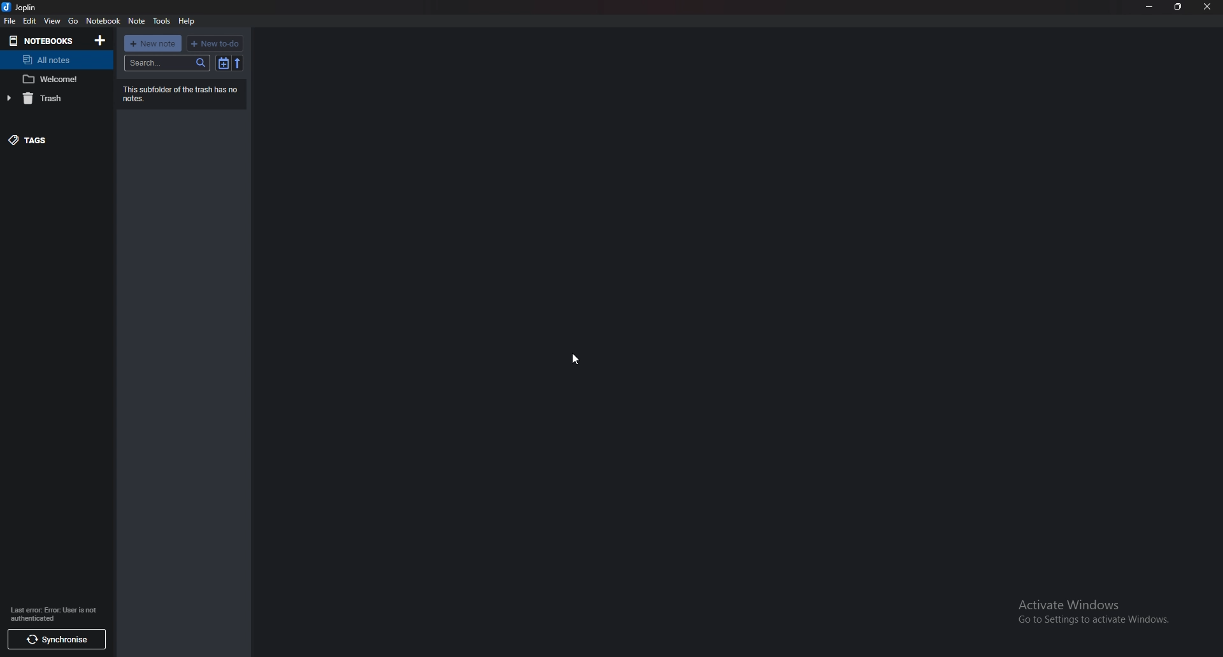 This screenshot has height=657, width=1223. Describe the element at coordinates (575, 360) in the screenshot. I see `Pointer` at that location.